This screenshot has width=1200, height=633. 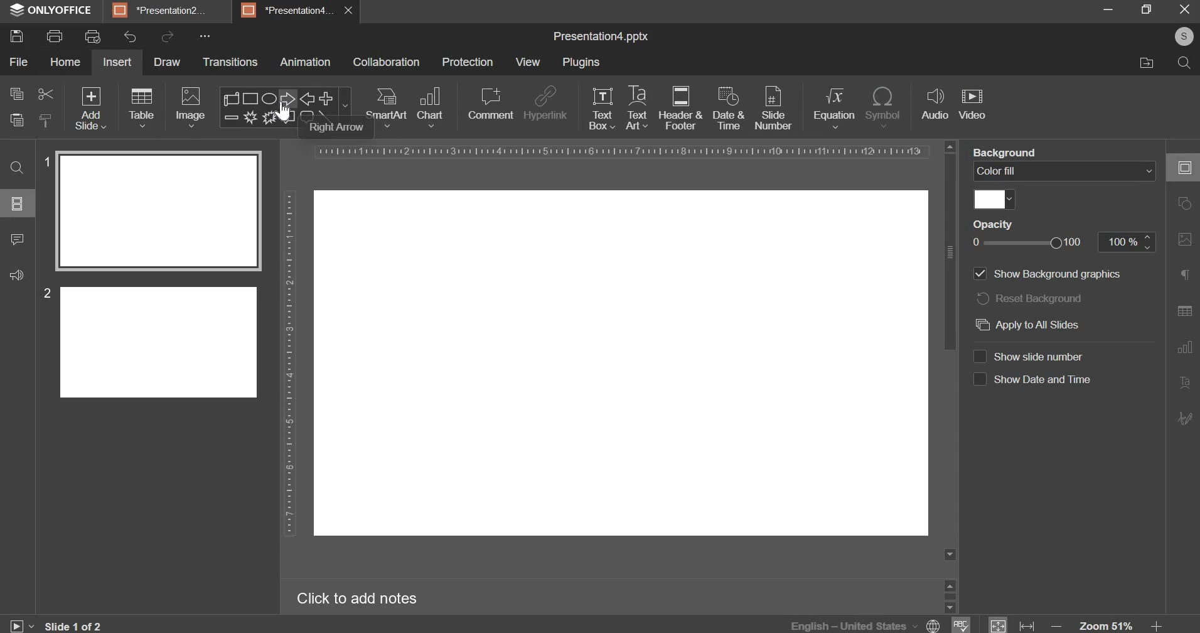 What do you see at coordinates (773, 109) in the screenshot?
I see `slide number` at bounding box center [773, 109].